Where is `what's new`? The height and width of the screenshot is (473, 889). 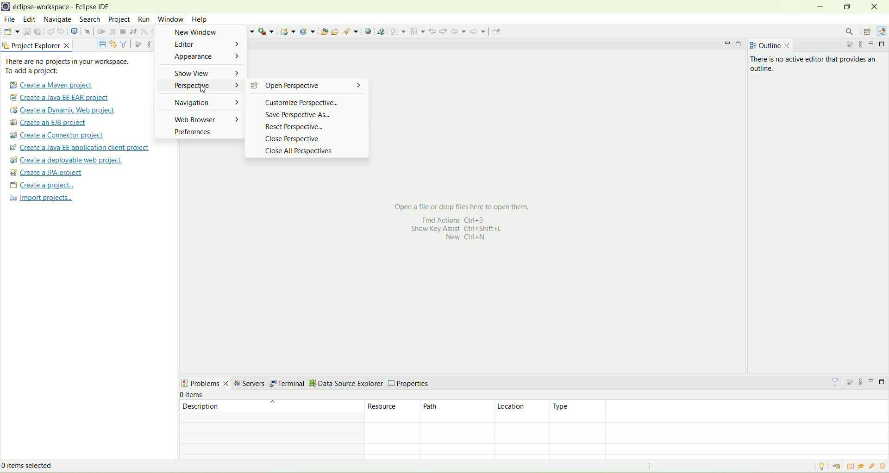 what's new is located at coordinates (883, 467).